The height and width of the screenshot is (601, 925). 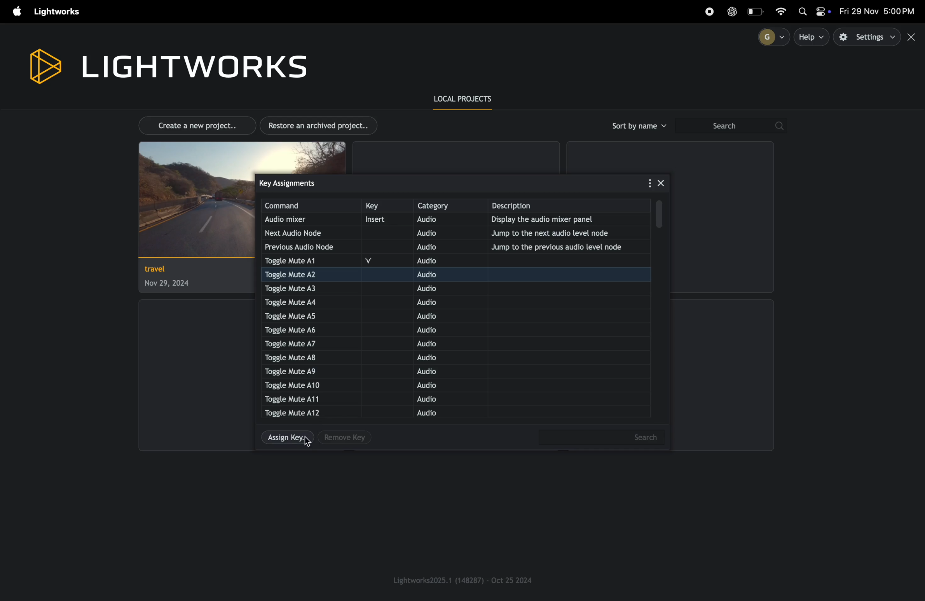 What do you see at coordinates (437, 400) in the screenshot?
I see `audio` at bounding box center [437, 400].